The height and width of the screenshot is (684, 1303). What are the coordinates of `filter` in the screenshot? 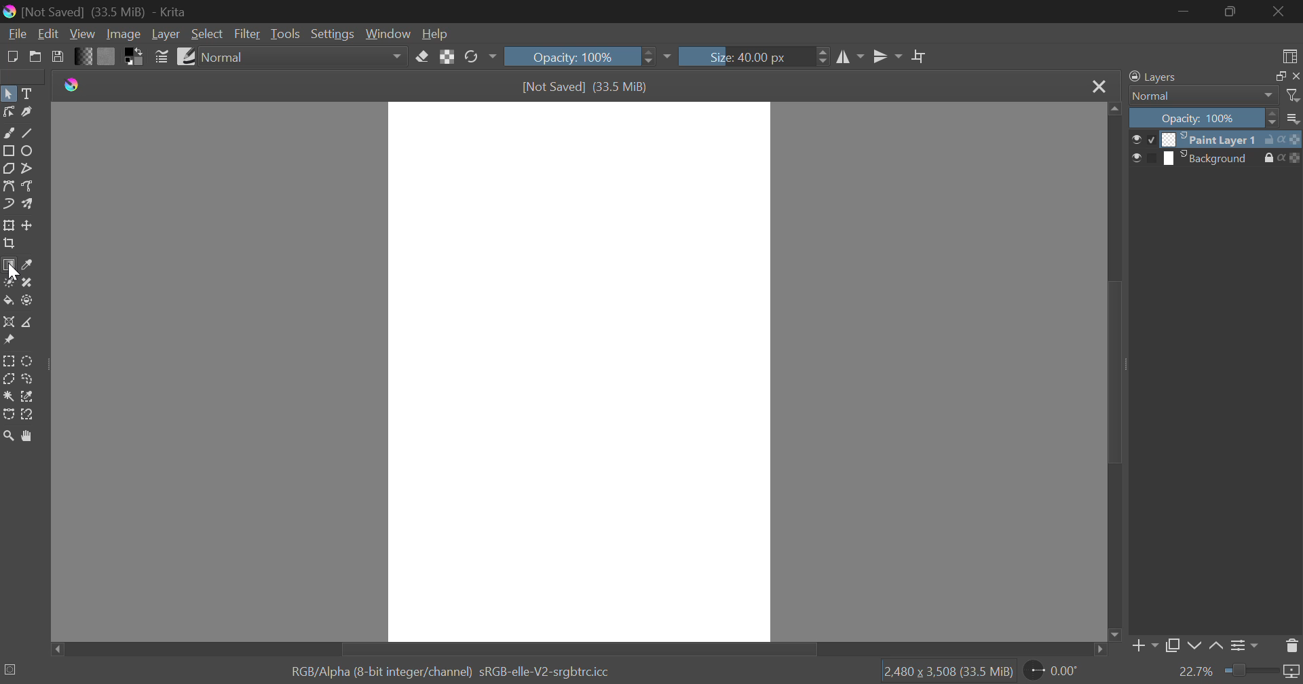 It's located at (1294, 96).